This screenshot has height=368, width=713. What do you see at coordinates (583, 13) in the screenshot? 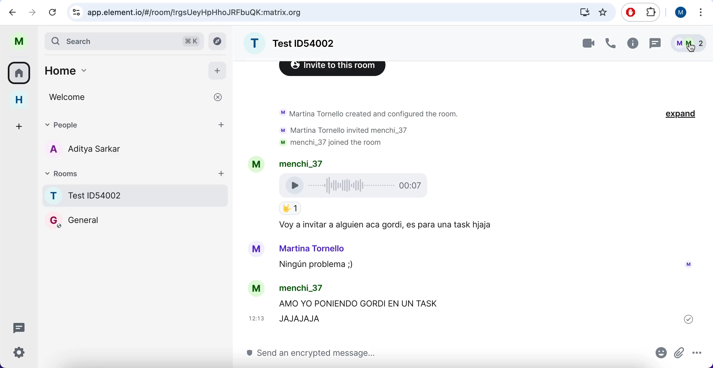
I see `donwloads` at bounding box center [583, 13].